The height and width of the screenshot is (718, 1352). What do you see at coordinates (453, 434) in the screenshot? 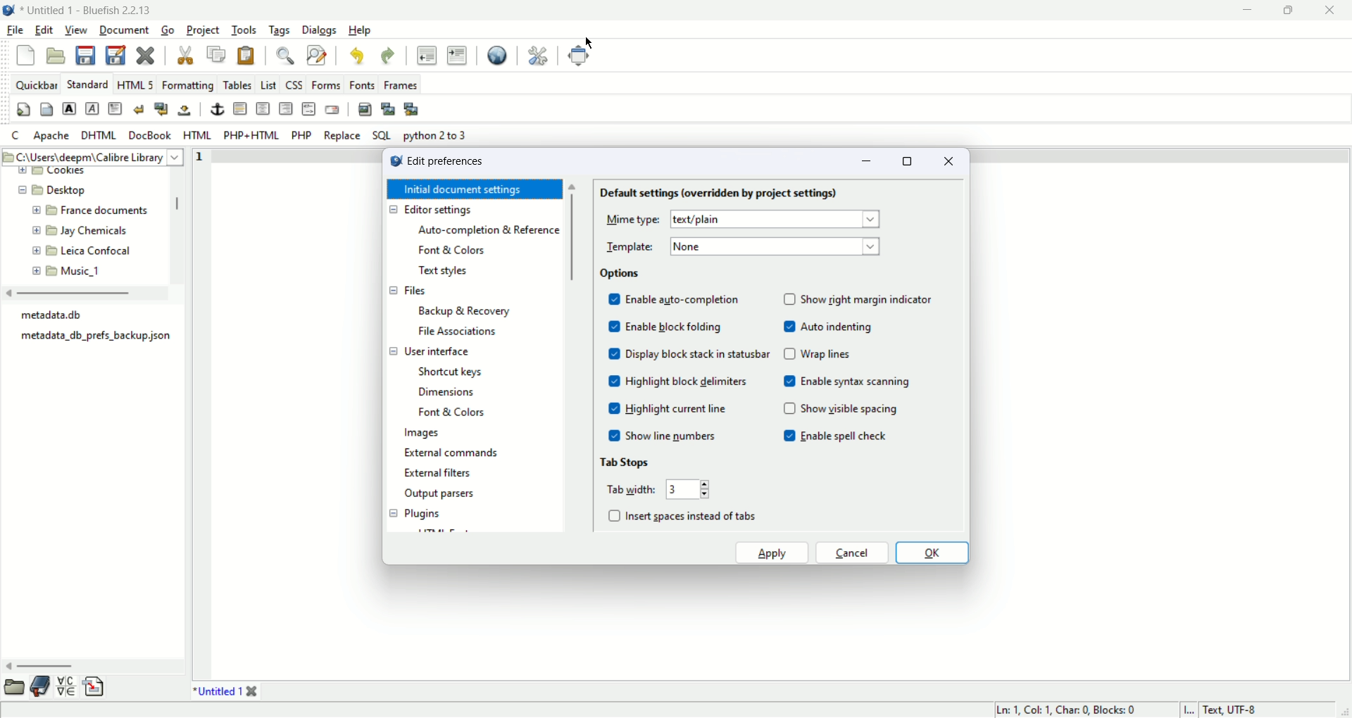
I see `Images` at bounding box center [453, 434].